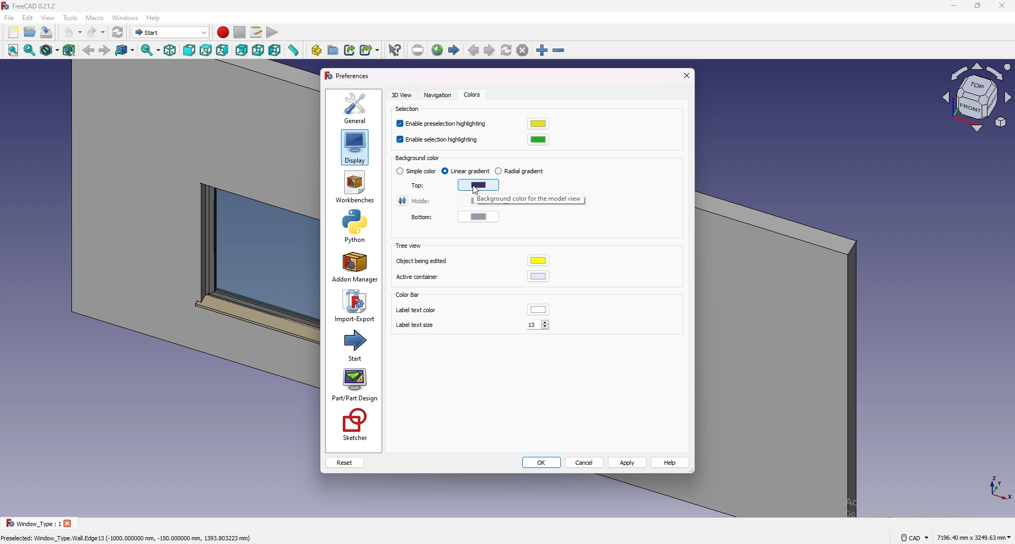 The width and height of the screenshot is (1015, 544). I want to click on close, so click(70, 523).